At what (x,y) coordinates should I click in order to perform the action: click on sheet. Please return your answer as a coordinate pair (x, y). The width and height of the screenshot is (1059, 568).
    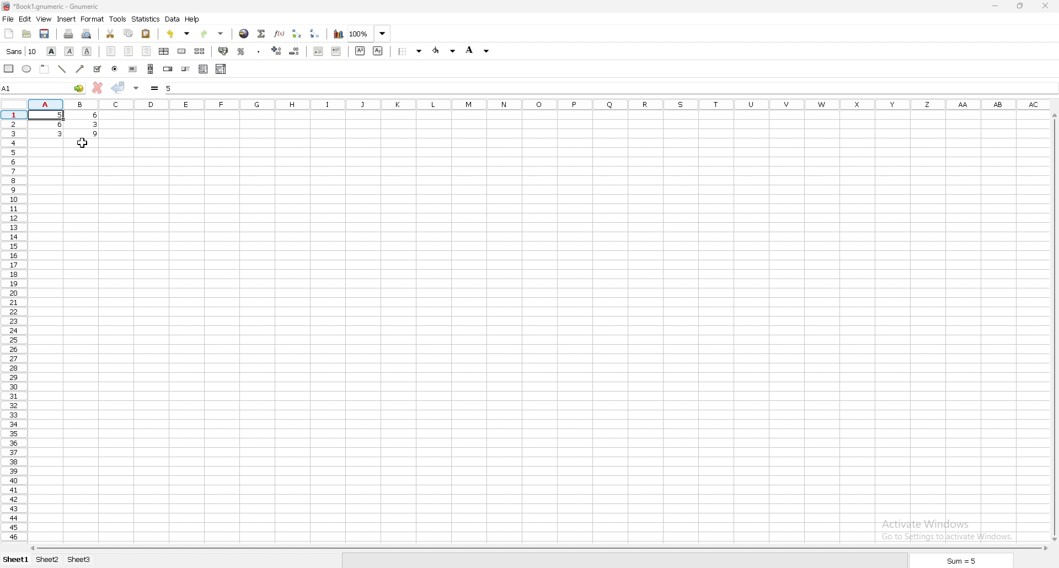
    Looking at the image, I should click on (78, 559).